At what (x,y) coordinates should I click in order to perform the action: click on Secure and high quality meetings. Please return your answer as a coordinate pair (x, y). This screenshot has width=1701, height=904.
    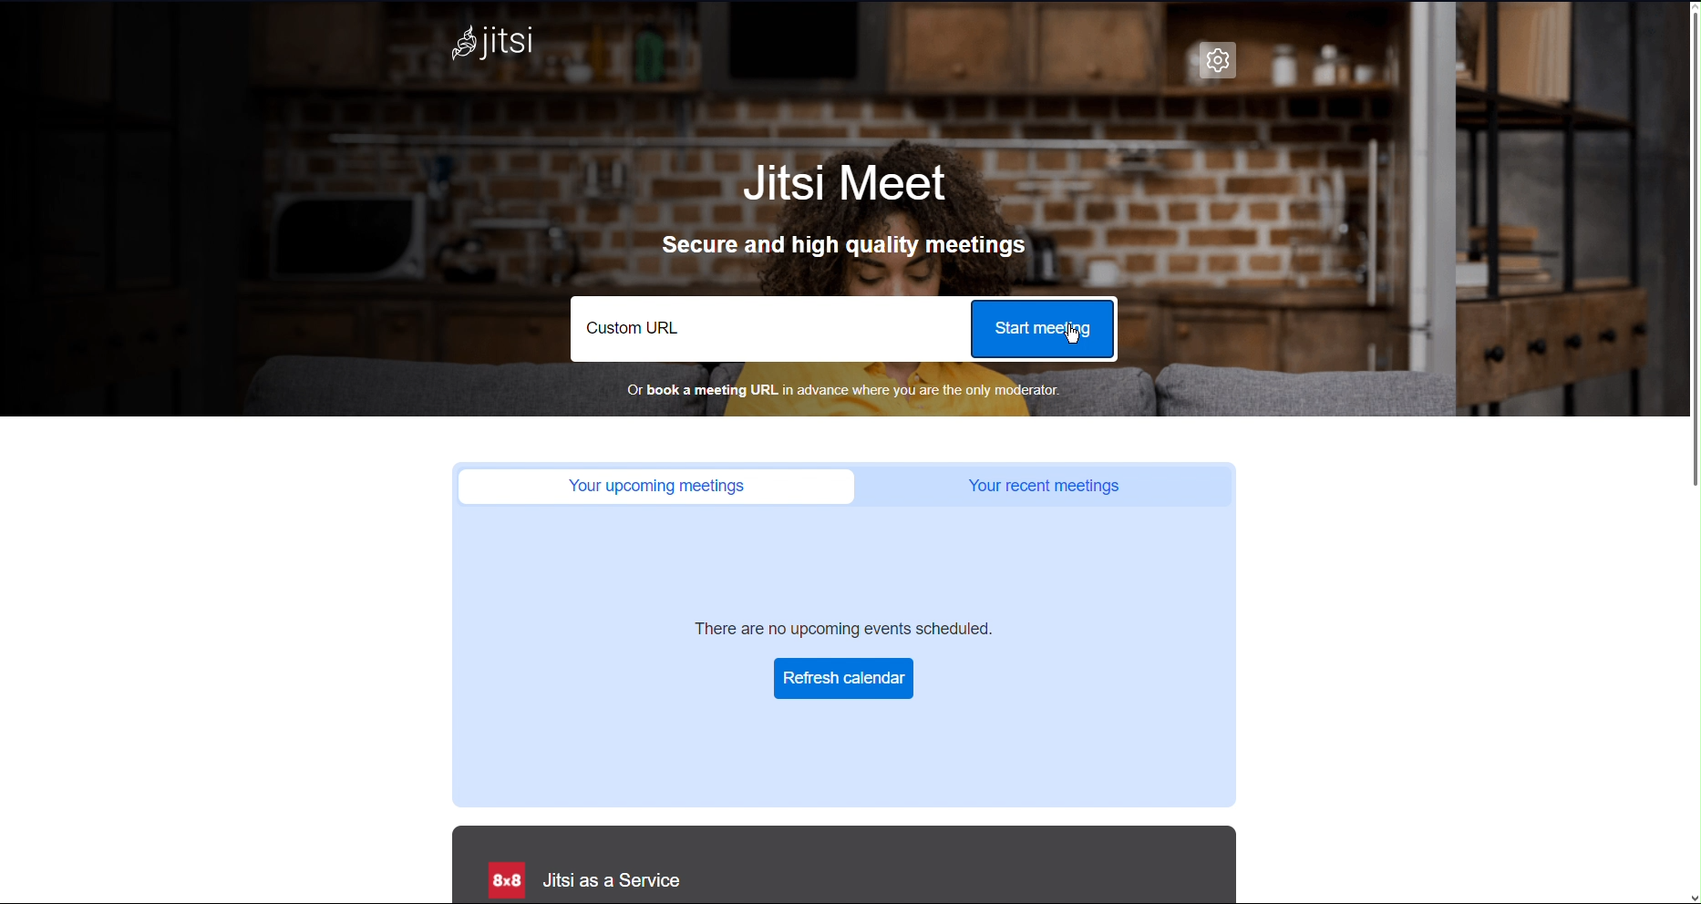
    Looking at the image, I should click on (835, 244).